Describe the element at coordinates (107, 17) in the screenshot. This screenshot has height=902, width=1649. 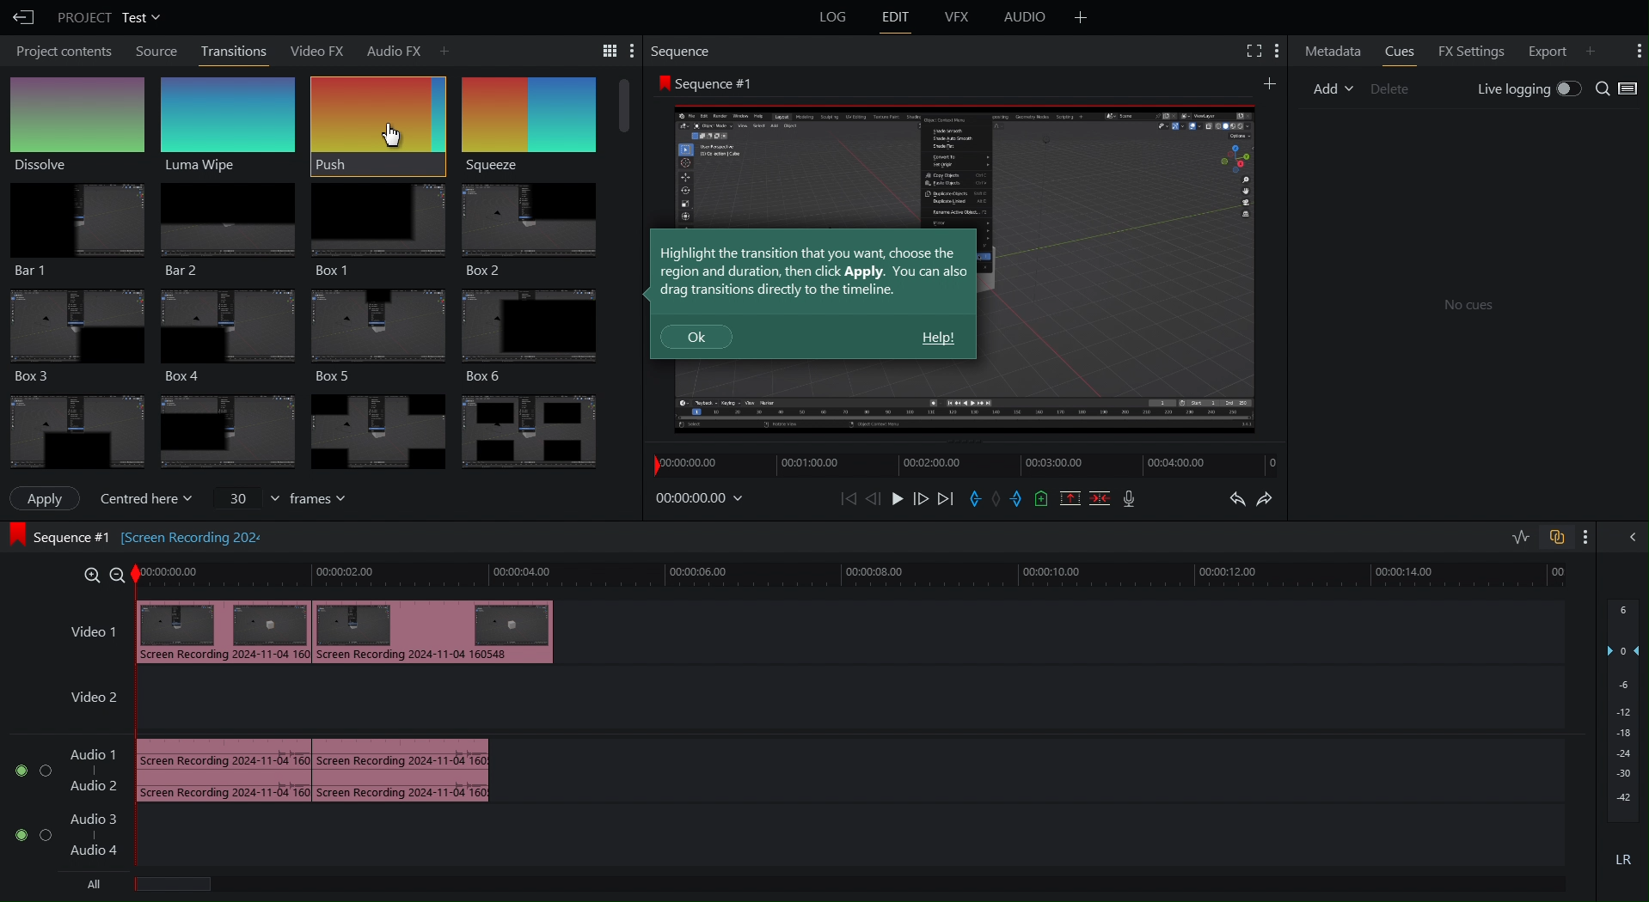
I see `Project Test` at that location.